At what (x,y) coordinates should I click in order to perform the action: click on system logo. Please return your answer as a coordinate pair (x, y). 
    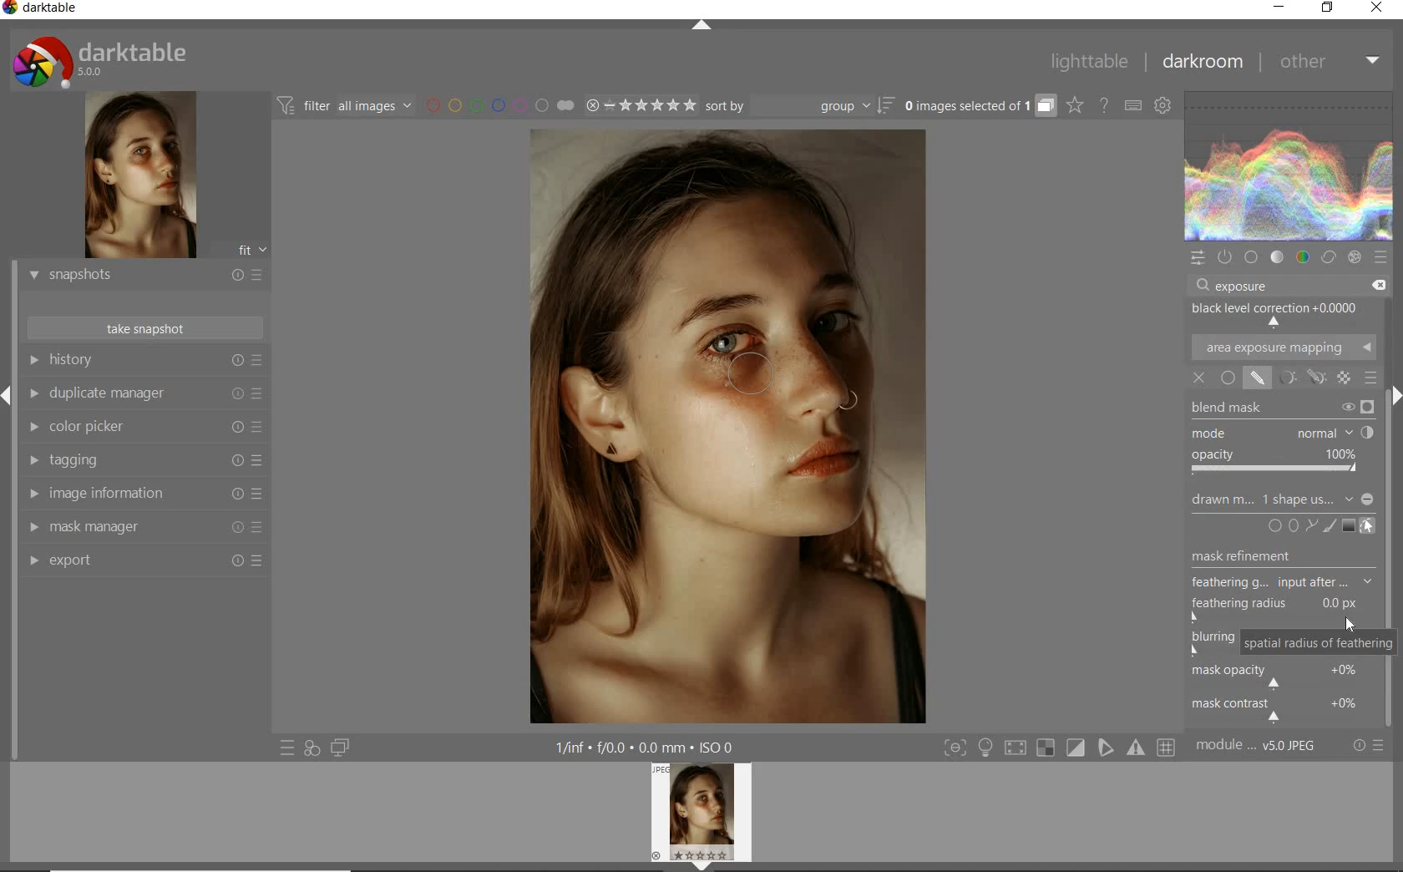
    Looking at the image, I should click on (109, 59).